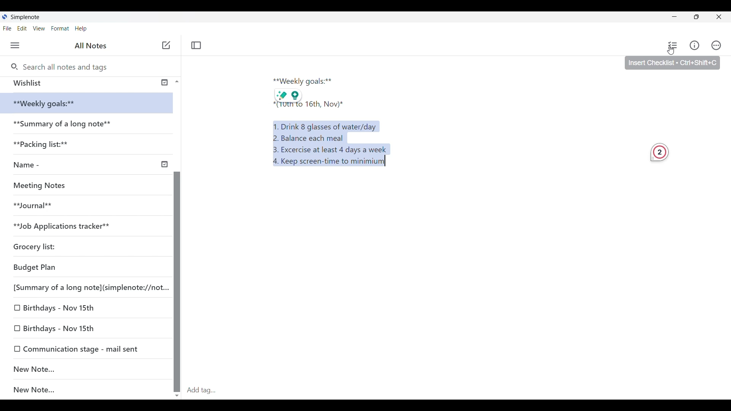 The image size is (731, 411). What do you see at coordinates (89, 165) in the screenshot?
I see `Name` at bounding box center [89, 165].